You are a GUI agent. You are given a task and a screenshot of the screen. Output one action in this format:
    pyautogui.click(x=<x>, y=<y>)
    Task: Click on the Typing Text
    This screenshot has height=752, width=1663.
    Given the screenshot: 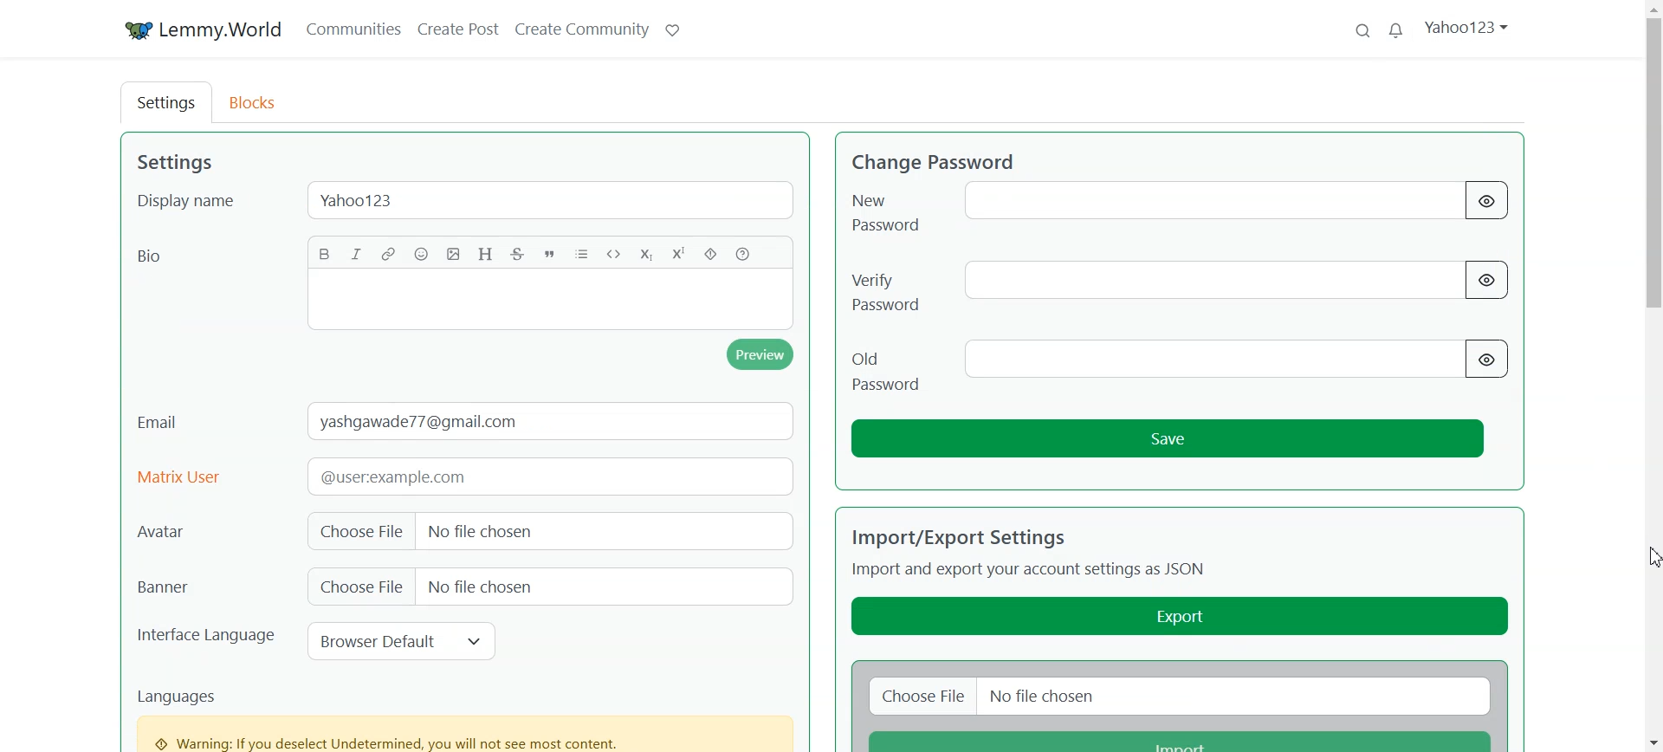 What is the action you would take?
    pyautogui.click(x=549, y=301)
    